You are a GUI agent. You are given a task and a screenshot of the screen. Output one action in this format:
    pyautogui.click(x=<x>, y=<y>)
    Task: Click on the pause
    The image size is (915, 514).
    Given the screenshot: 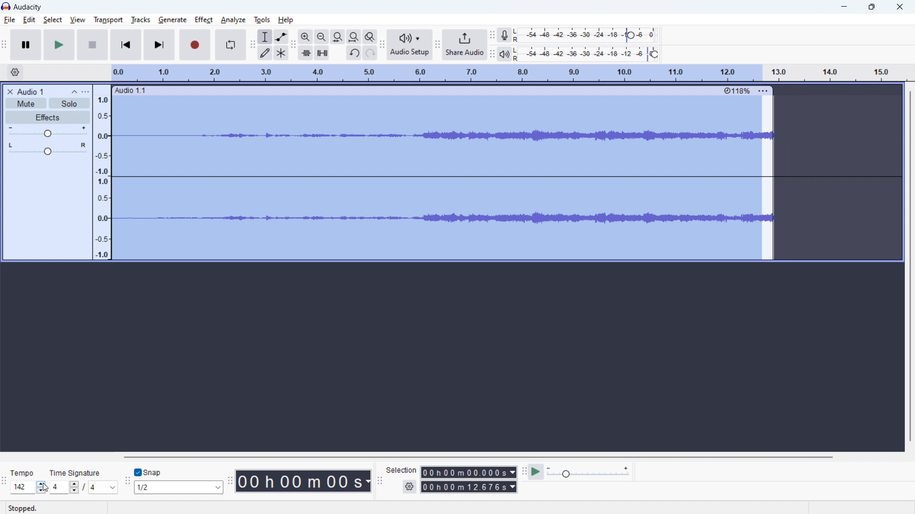 What is the action you would take?
    pyautogui.click(x=26, y=45)
    